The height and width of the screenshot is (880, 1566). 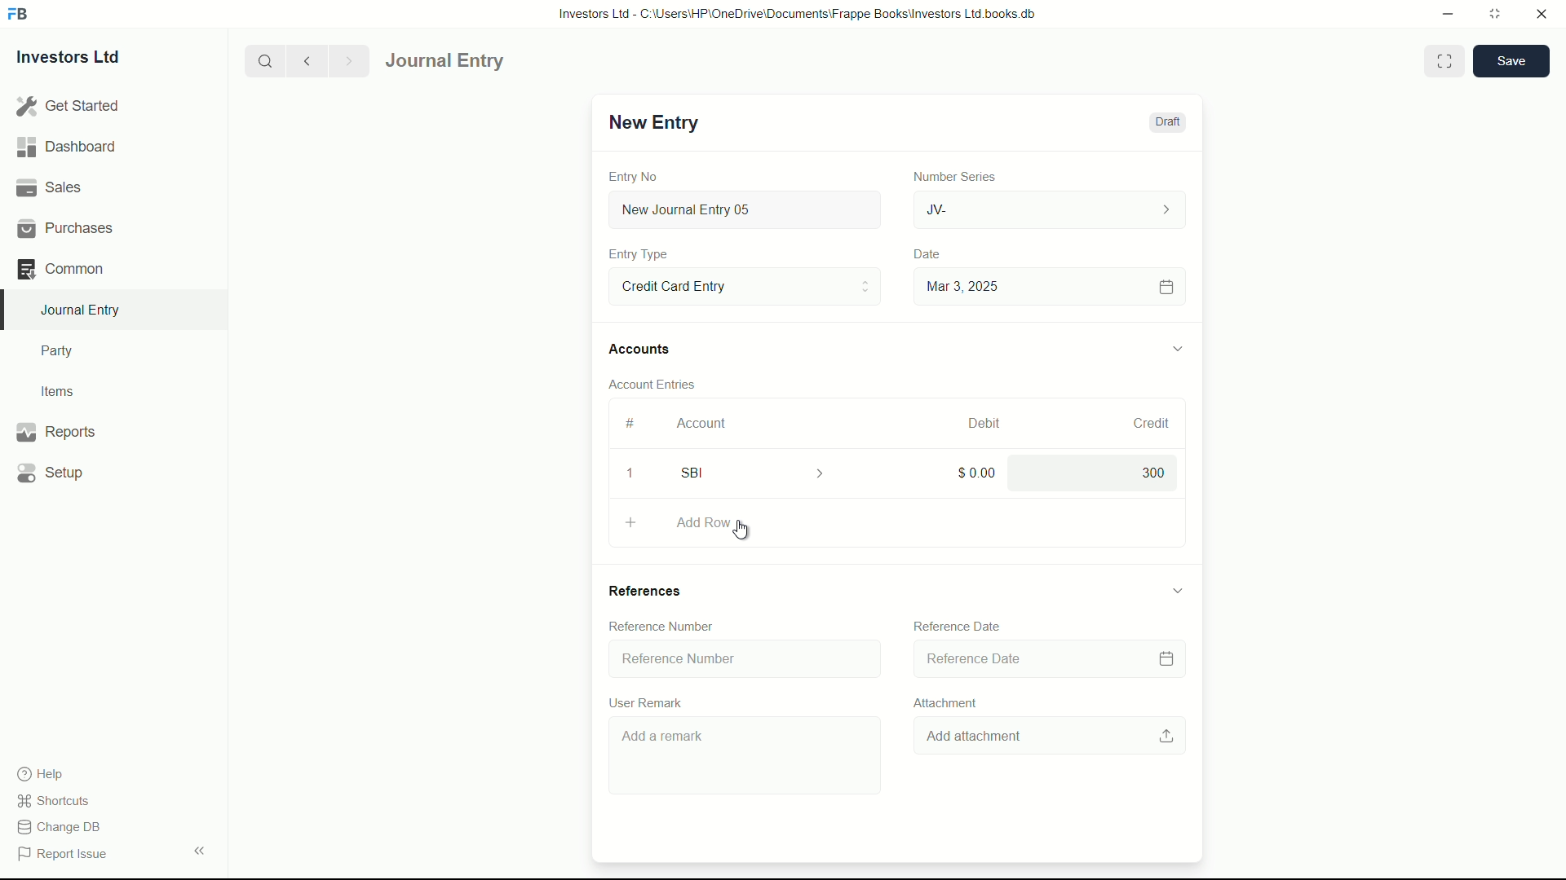 What do you see at coordinates (660, 627) in the screenshot?
I see `Reference Number` at bounding box center [660, 627].